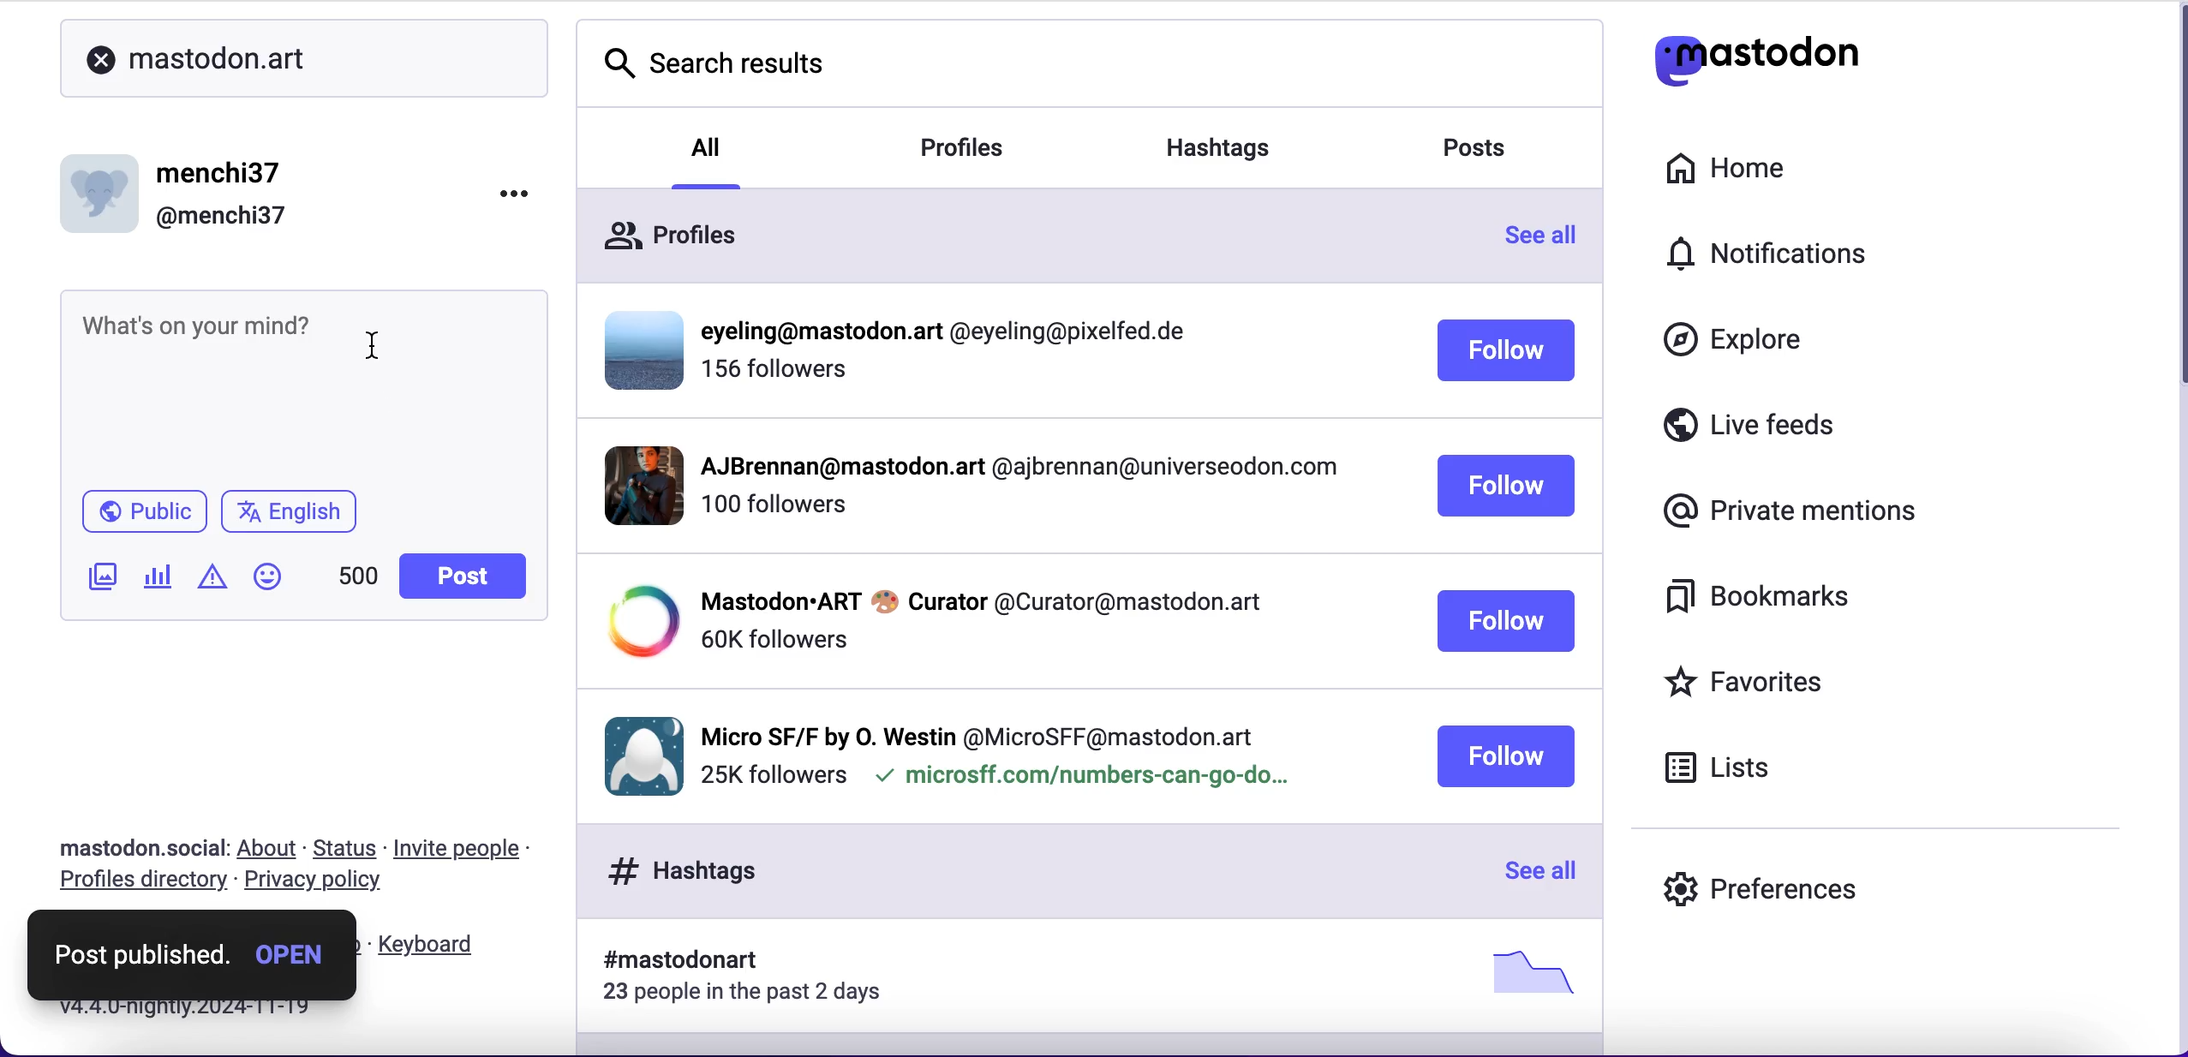 Image resolution: width=2188 pixels, height=1057 pixels. Describe the element at coordinates (1504, 756) in the screenshot. I see `follow` at that location.